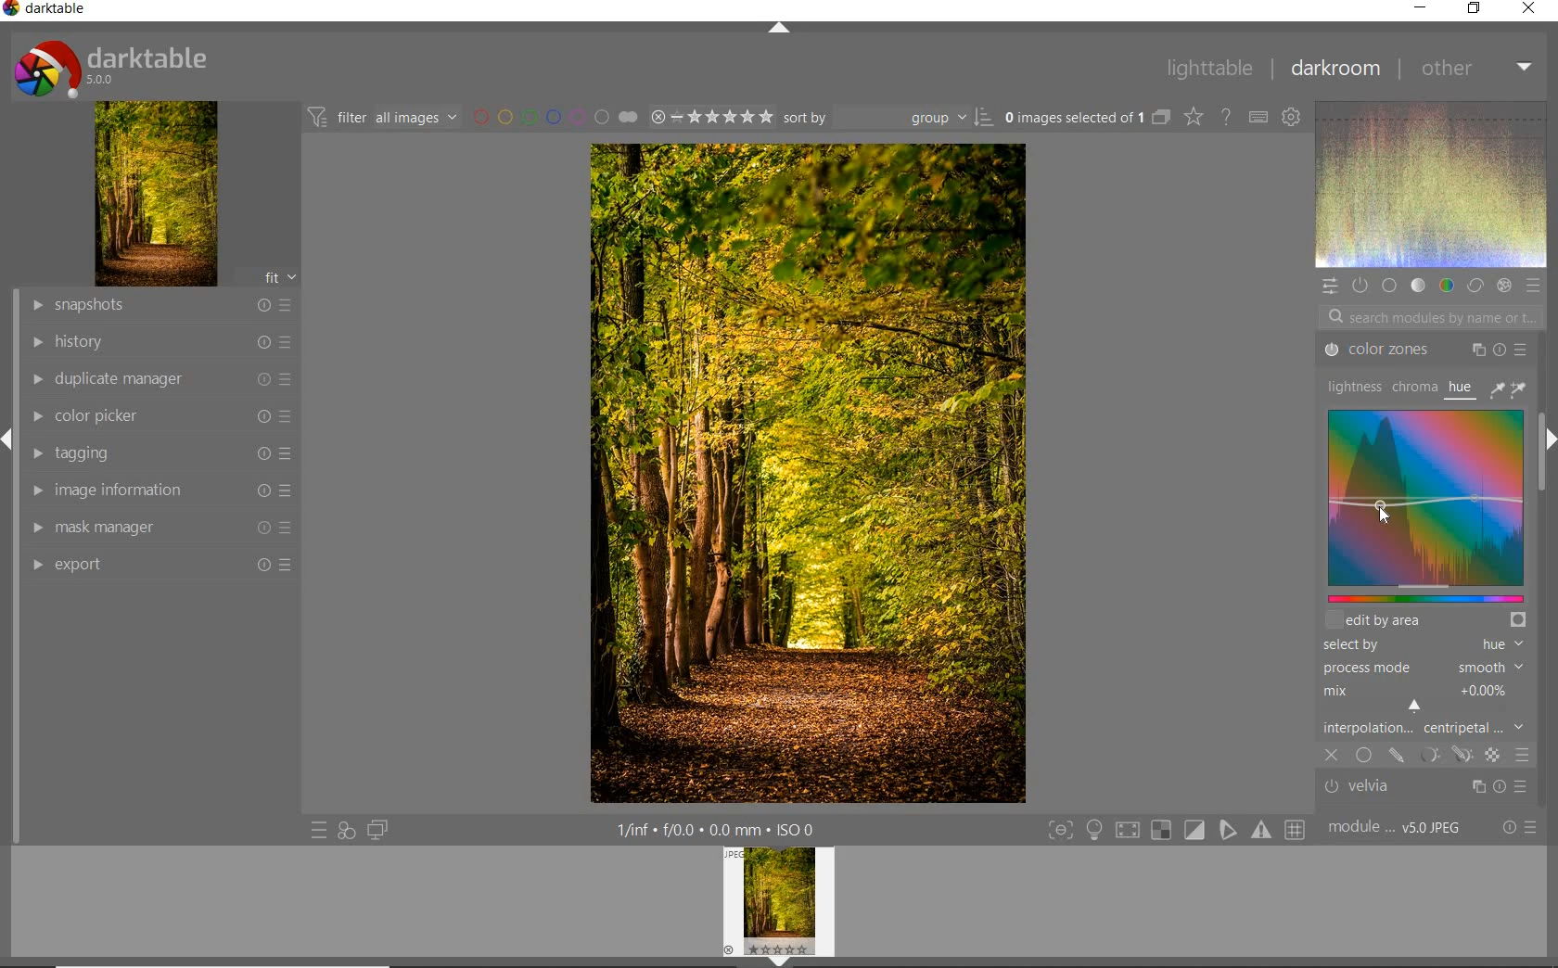 Image resolution: width=1558 pixels, height=968 pixels. I want to click on chroma, so click(1412, 388).